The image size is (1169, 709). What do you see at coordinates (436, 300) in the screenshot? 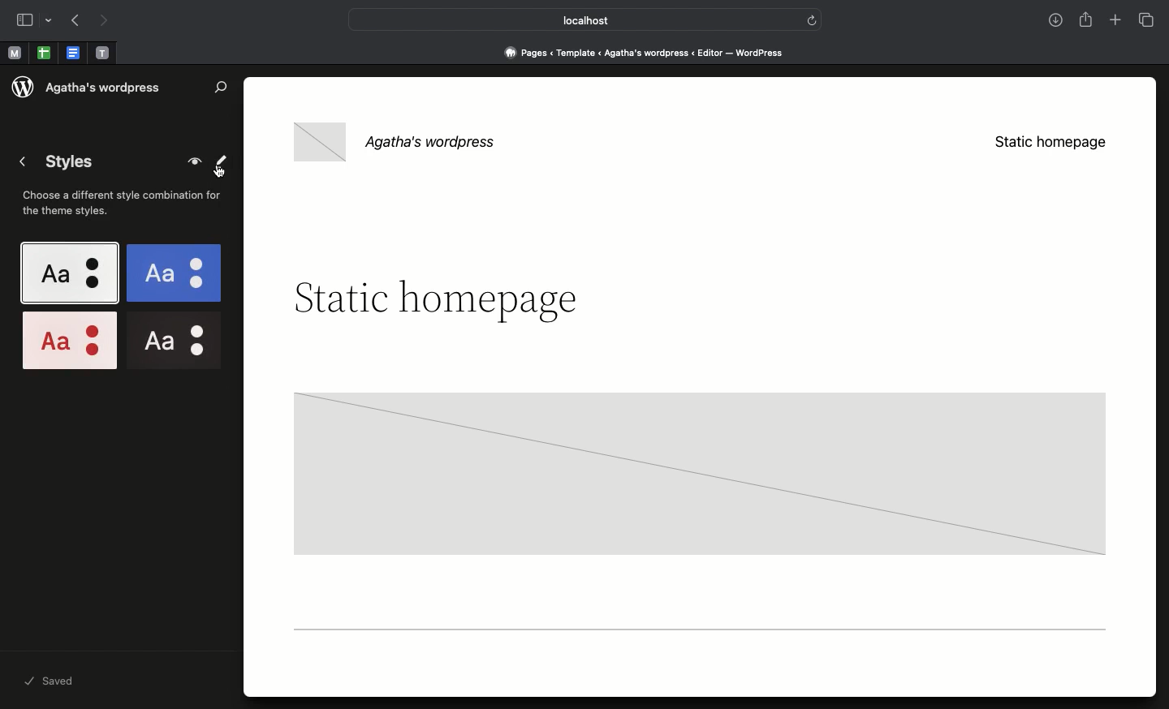
I see `Headline` at bounding box center [436, 300].